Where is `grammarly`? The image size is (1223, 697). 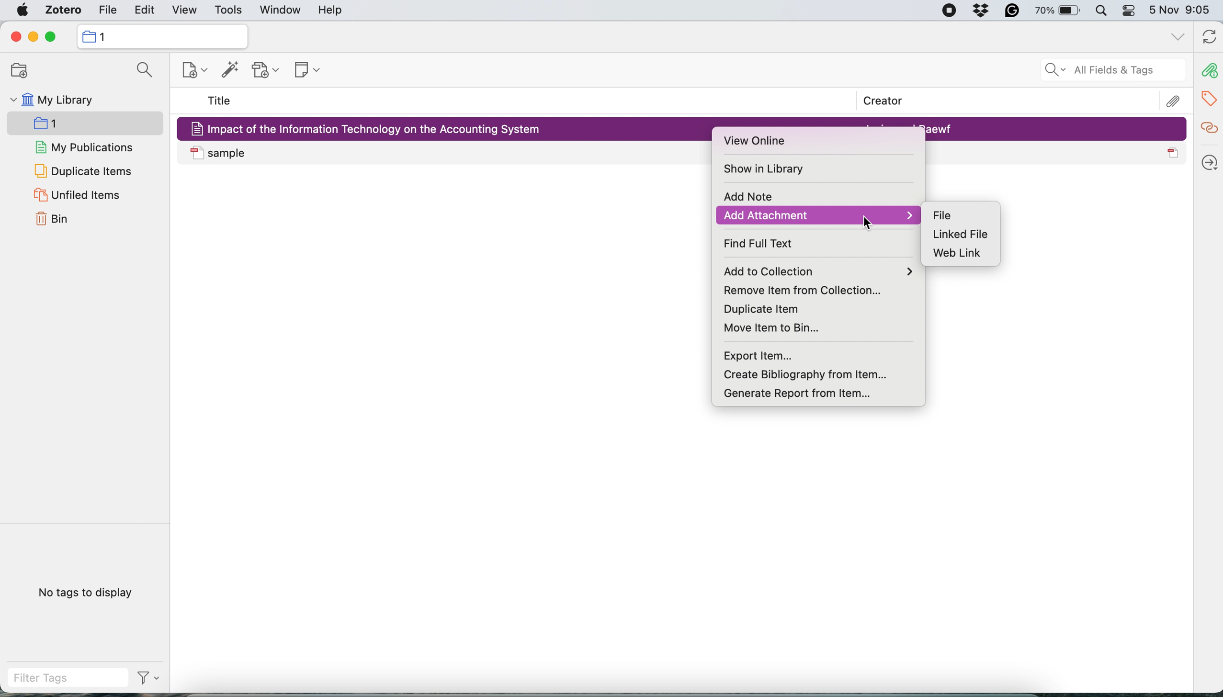 grammarly is located at coordinates (1009, 12).